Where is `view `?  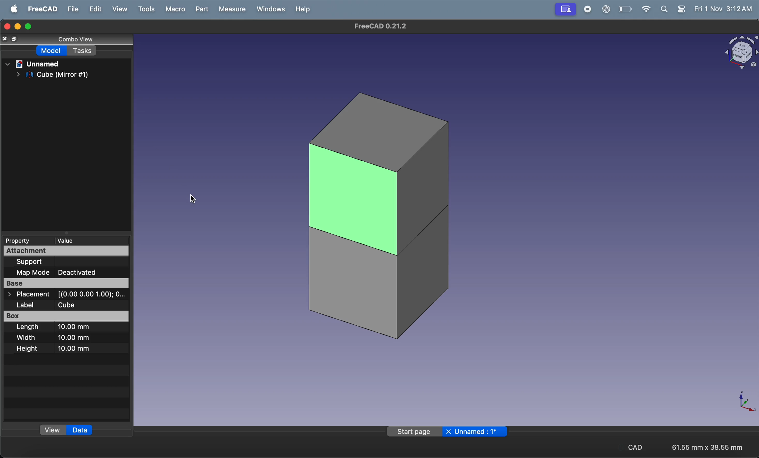 view  is located at coordinates (51, 429).